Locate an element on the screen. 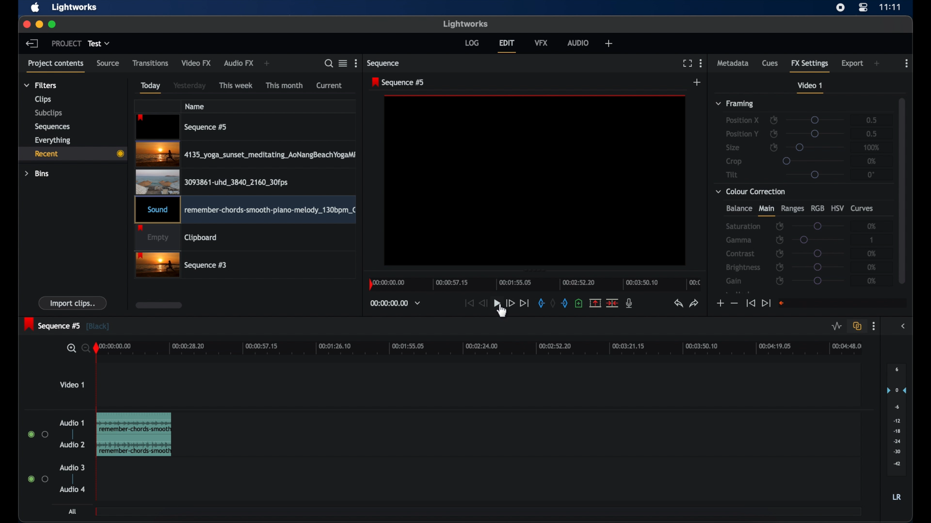  time is located at coordinates (890, 7).